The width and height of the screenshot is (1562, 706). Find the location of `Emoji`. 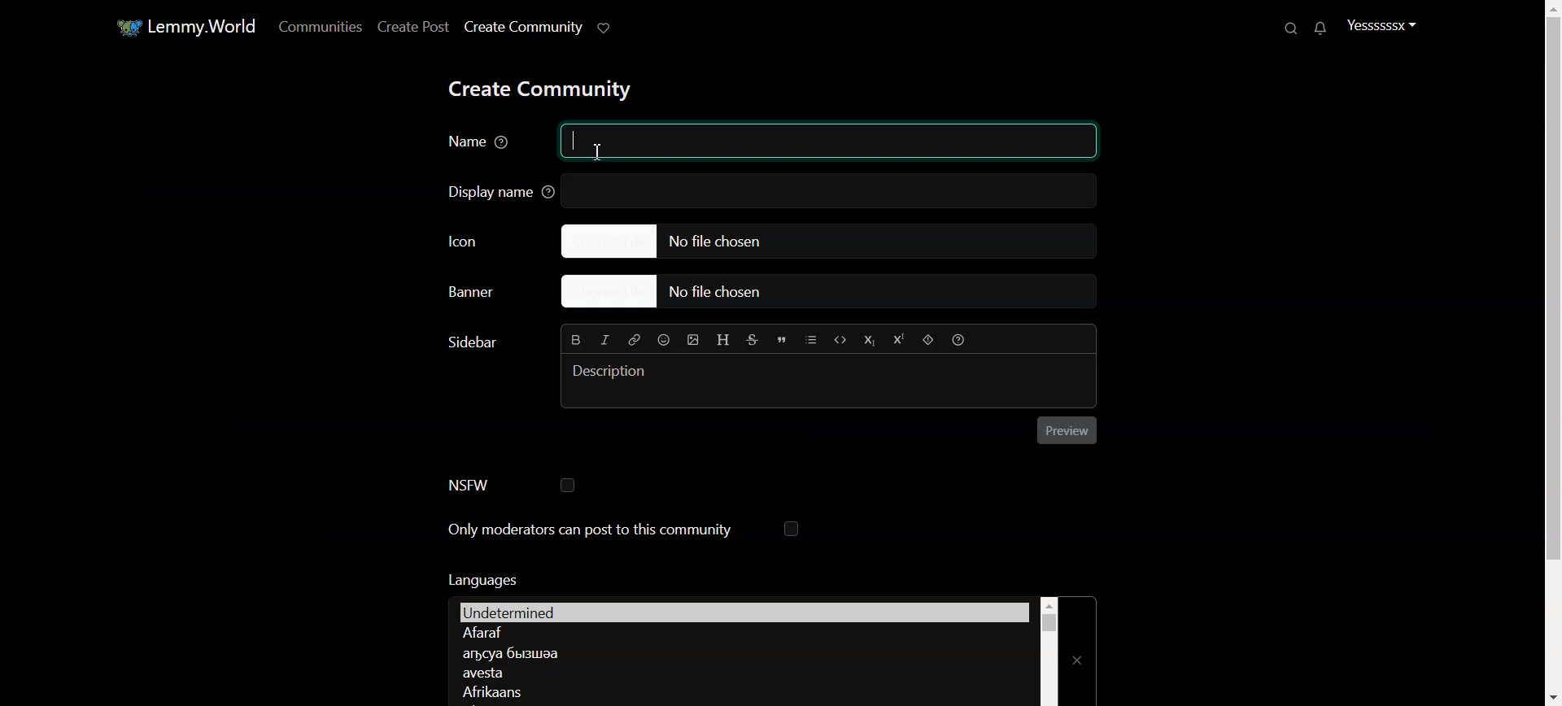

Emoji is located at coordinates (665, 339).